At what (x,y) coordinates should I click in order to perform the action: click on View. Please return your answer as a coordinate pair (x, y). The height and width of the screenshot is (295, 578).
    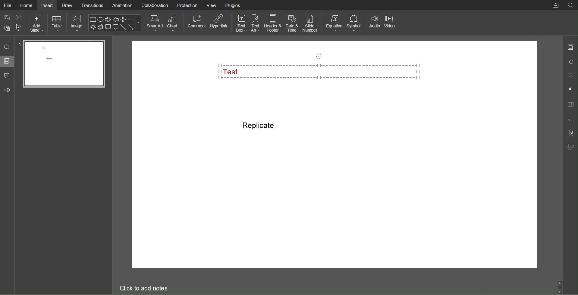
    Looking at the image, I should click on (212, 5).